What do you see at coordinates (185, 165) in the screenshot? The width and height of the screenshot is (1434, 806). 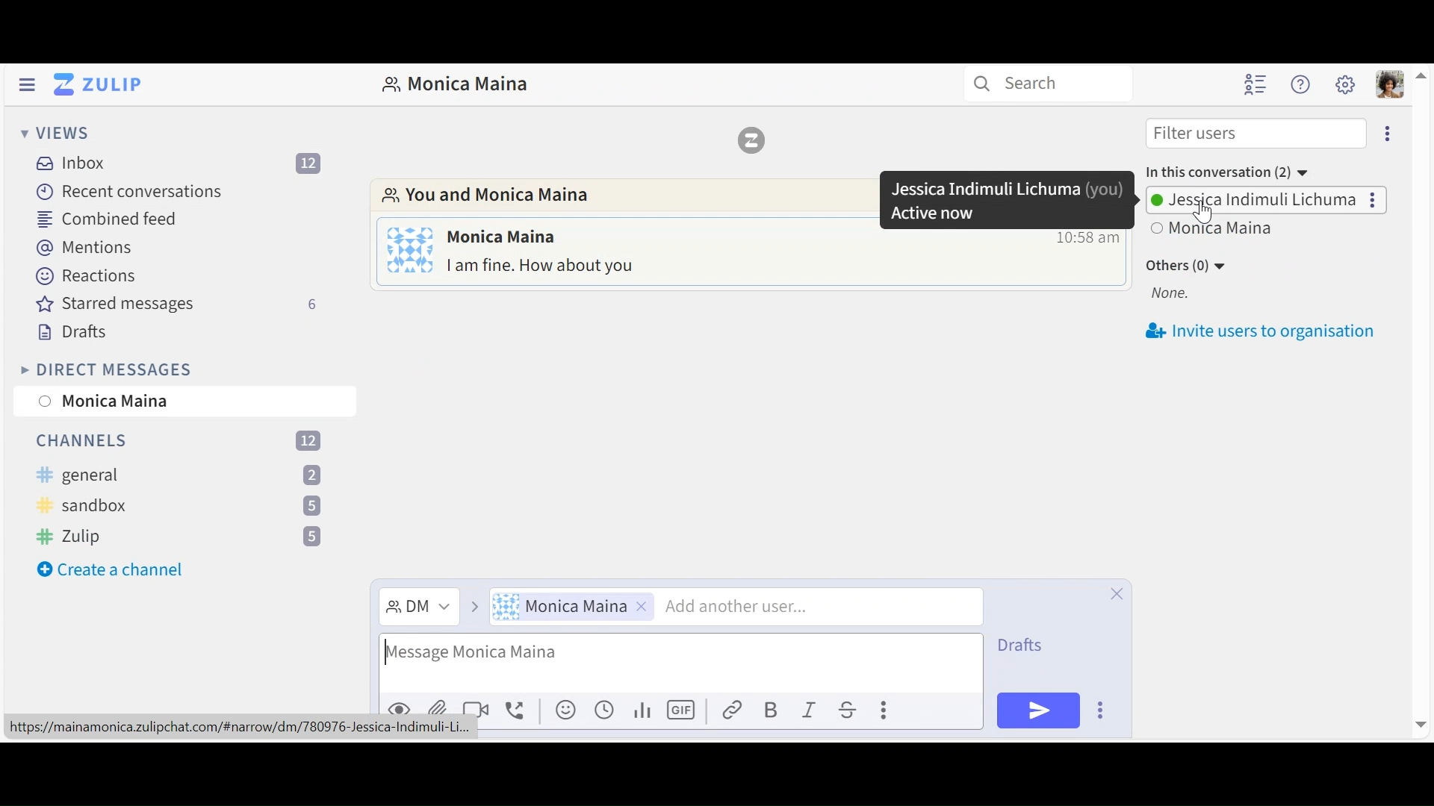 I see `Inbox` at bounding box center [185, 165].